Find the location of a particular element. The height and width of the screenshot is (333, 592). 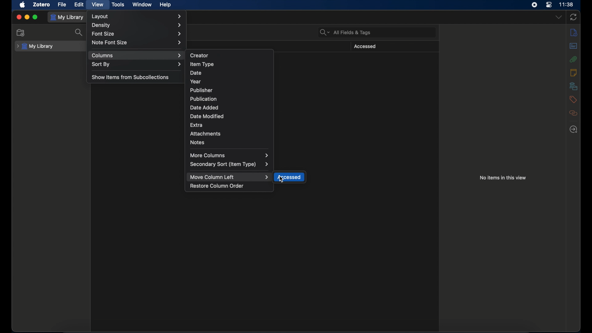

screen recorder is located at coordinates (534, 5).